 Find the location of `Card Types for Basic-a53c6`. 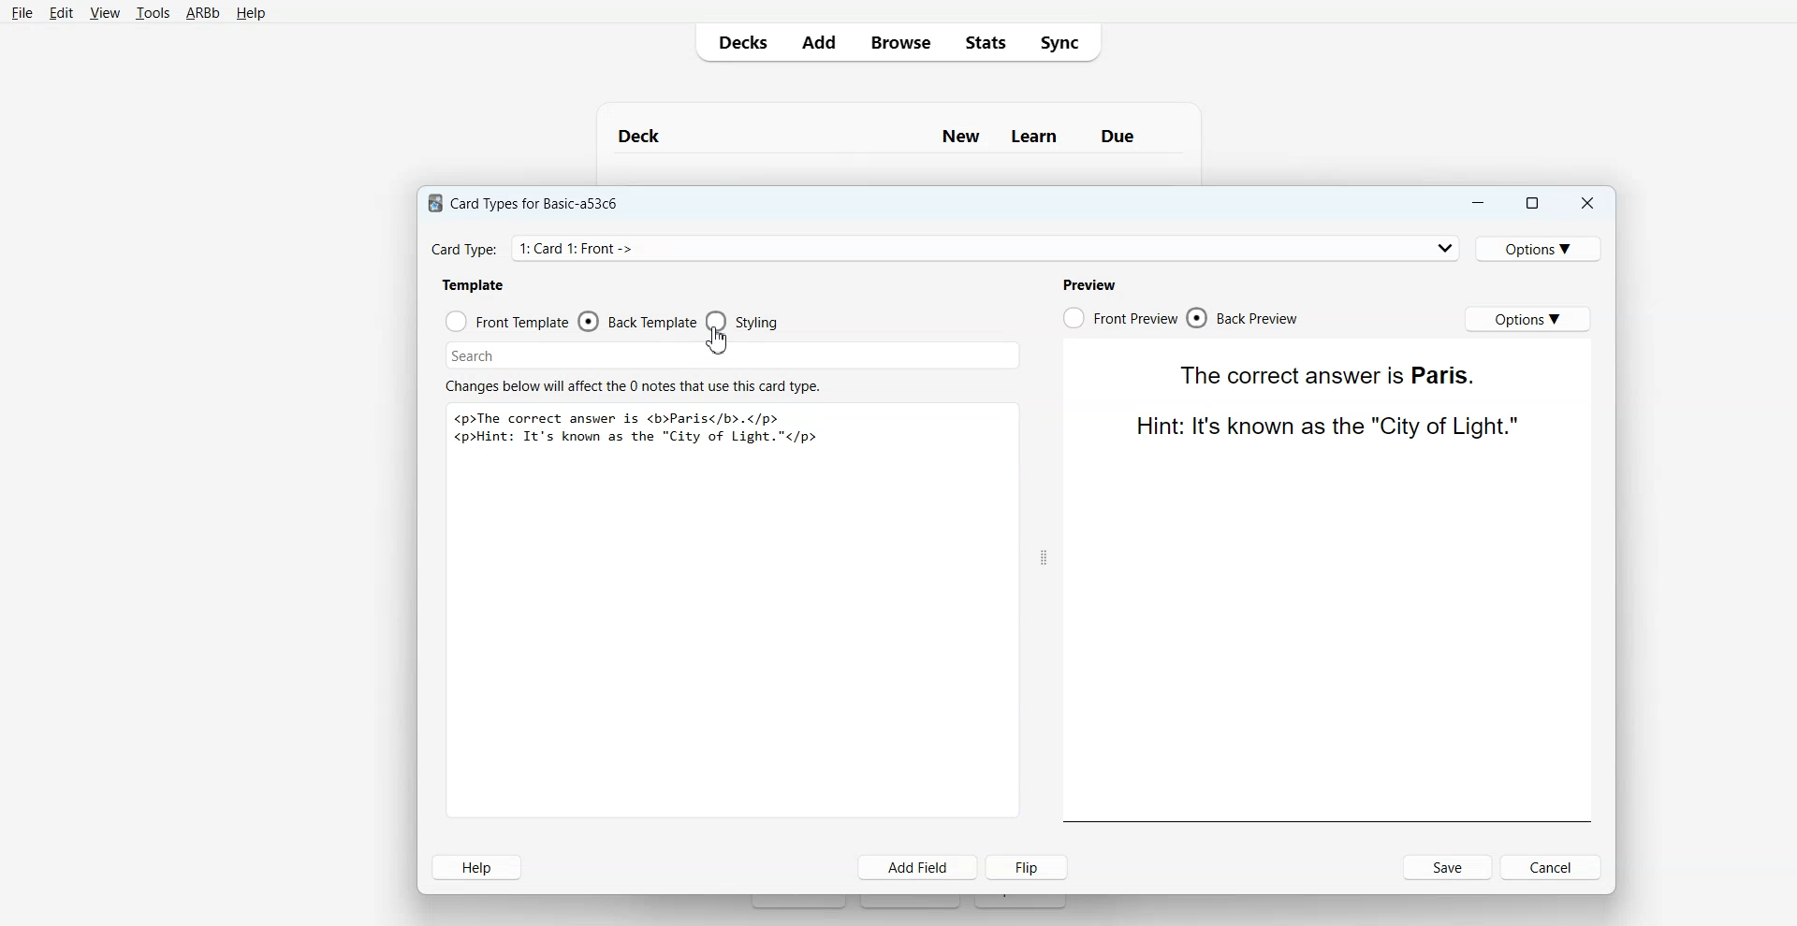

Card Types for Basic-a53c6 is located at coordinates (524, 202).